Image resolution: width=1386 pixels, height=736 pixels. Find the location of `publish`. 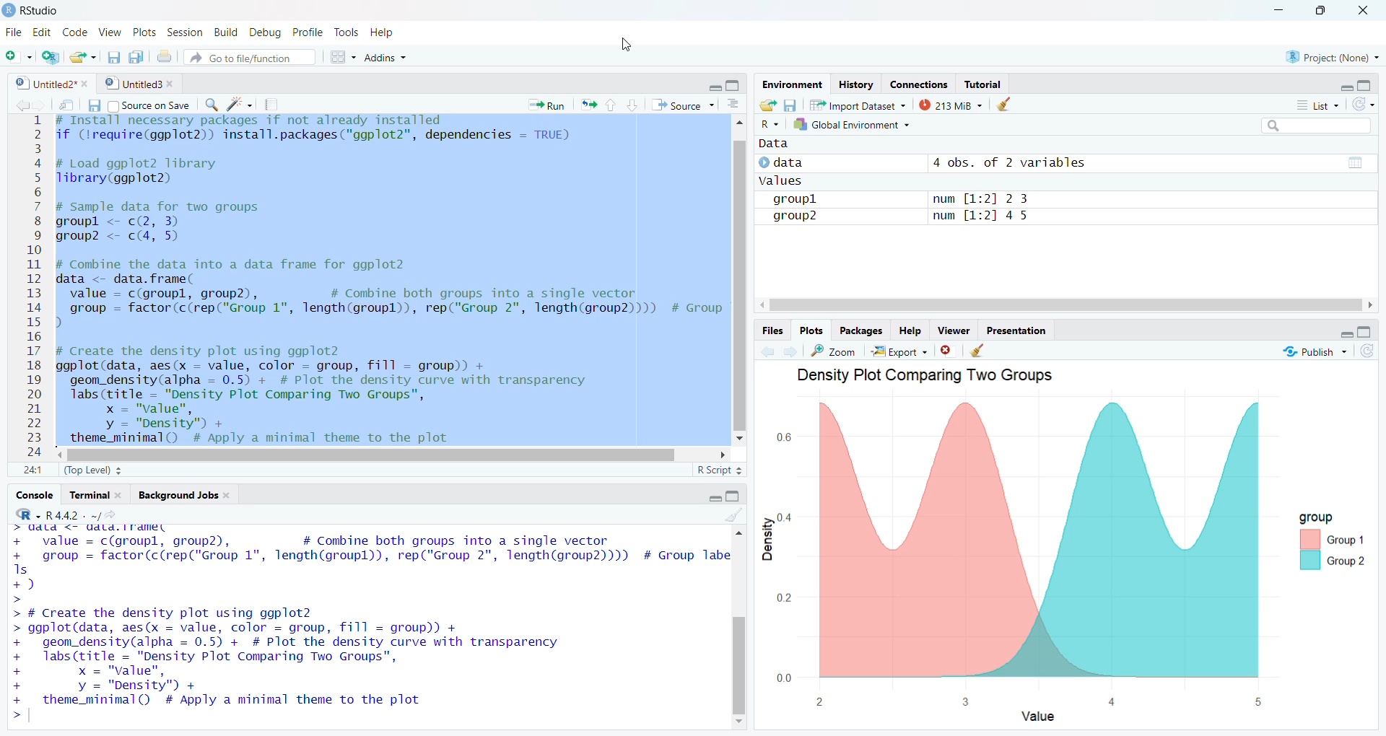

publish is located at coordinates (1315, 354).